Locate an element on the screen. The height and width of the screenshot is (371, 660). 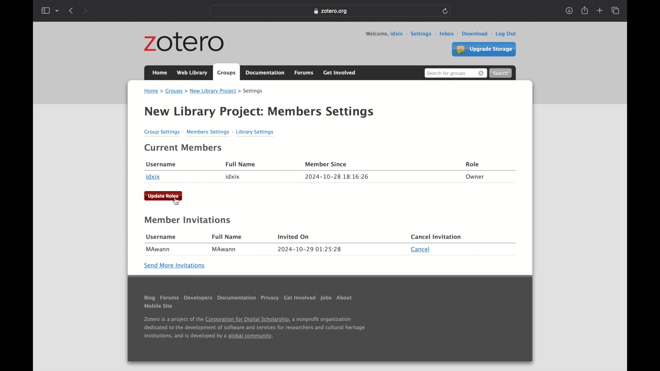
blog is located at coordinates (148, 297).